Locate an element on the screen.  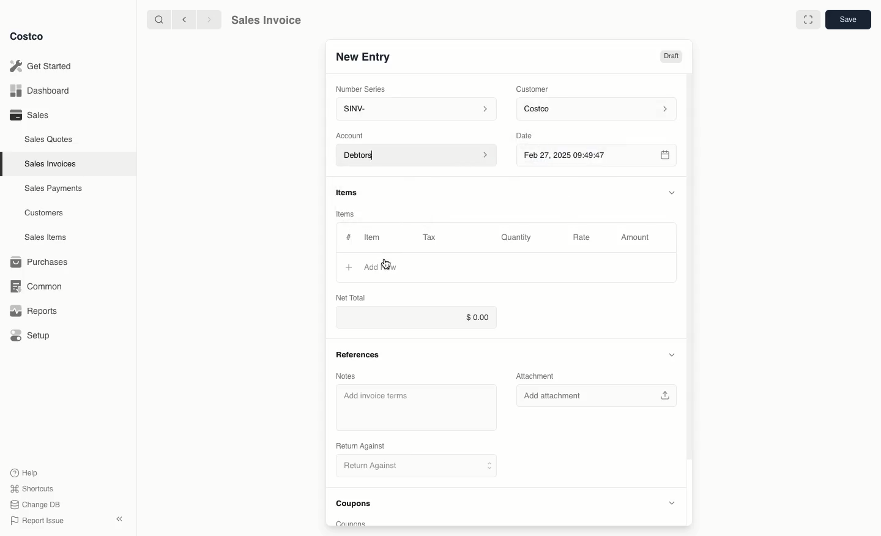
References is located at coordinates (357, 354).